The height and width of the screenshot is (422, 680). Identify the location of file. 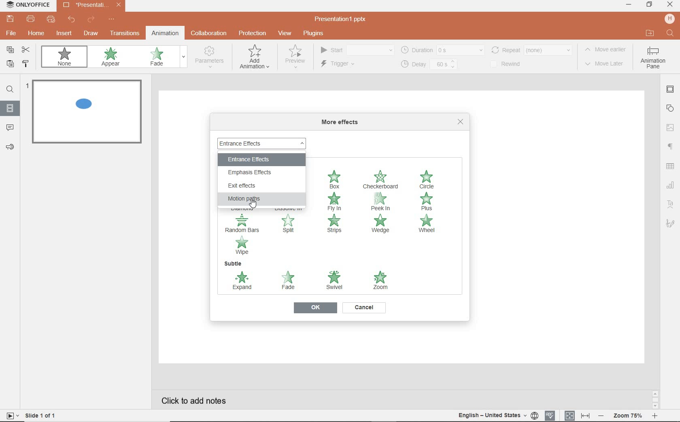
(10, 34).